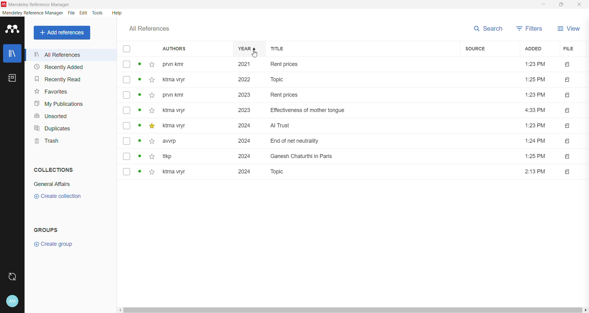 This screenshot has width=589, height=313. I want to click on 2:13 PM, so click(536, 171).